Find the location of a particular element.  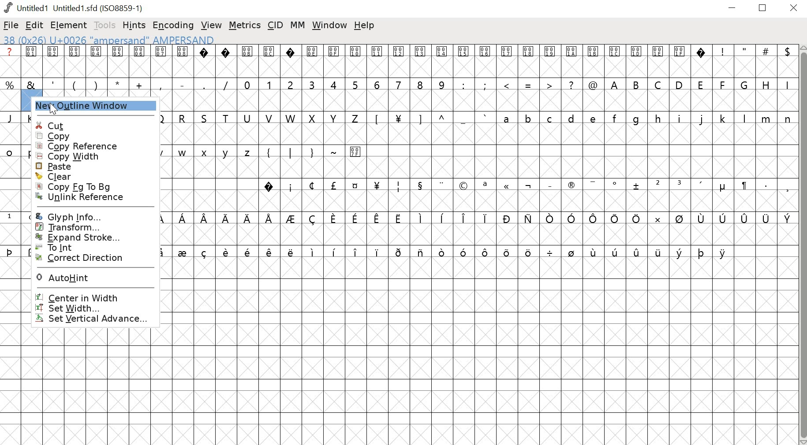

mm is located at coordinates (298, 25).